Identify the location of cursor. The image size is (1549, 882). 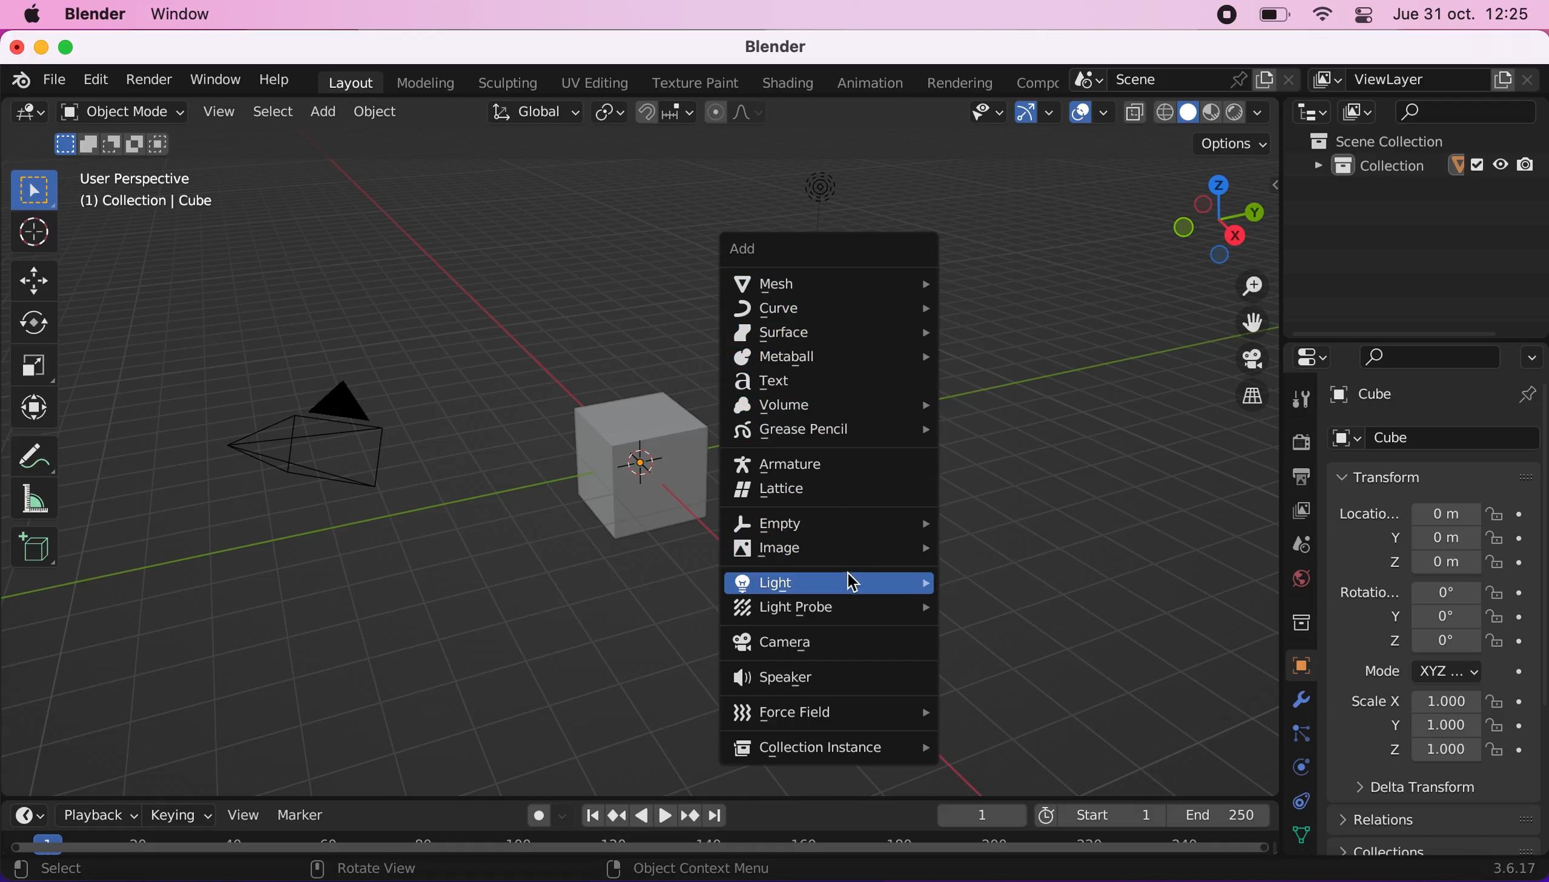
(33, 234).